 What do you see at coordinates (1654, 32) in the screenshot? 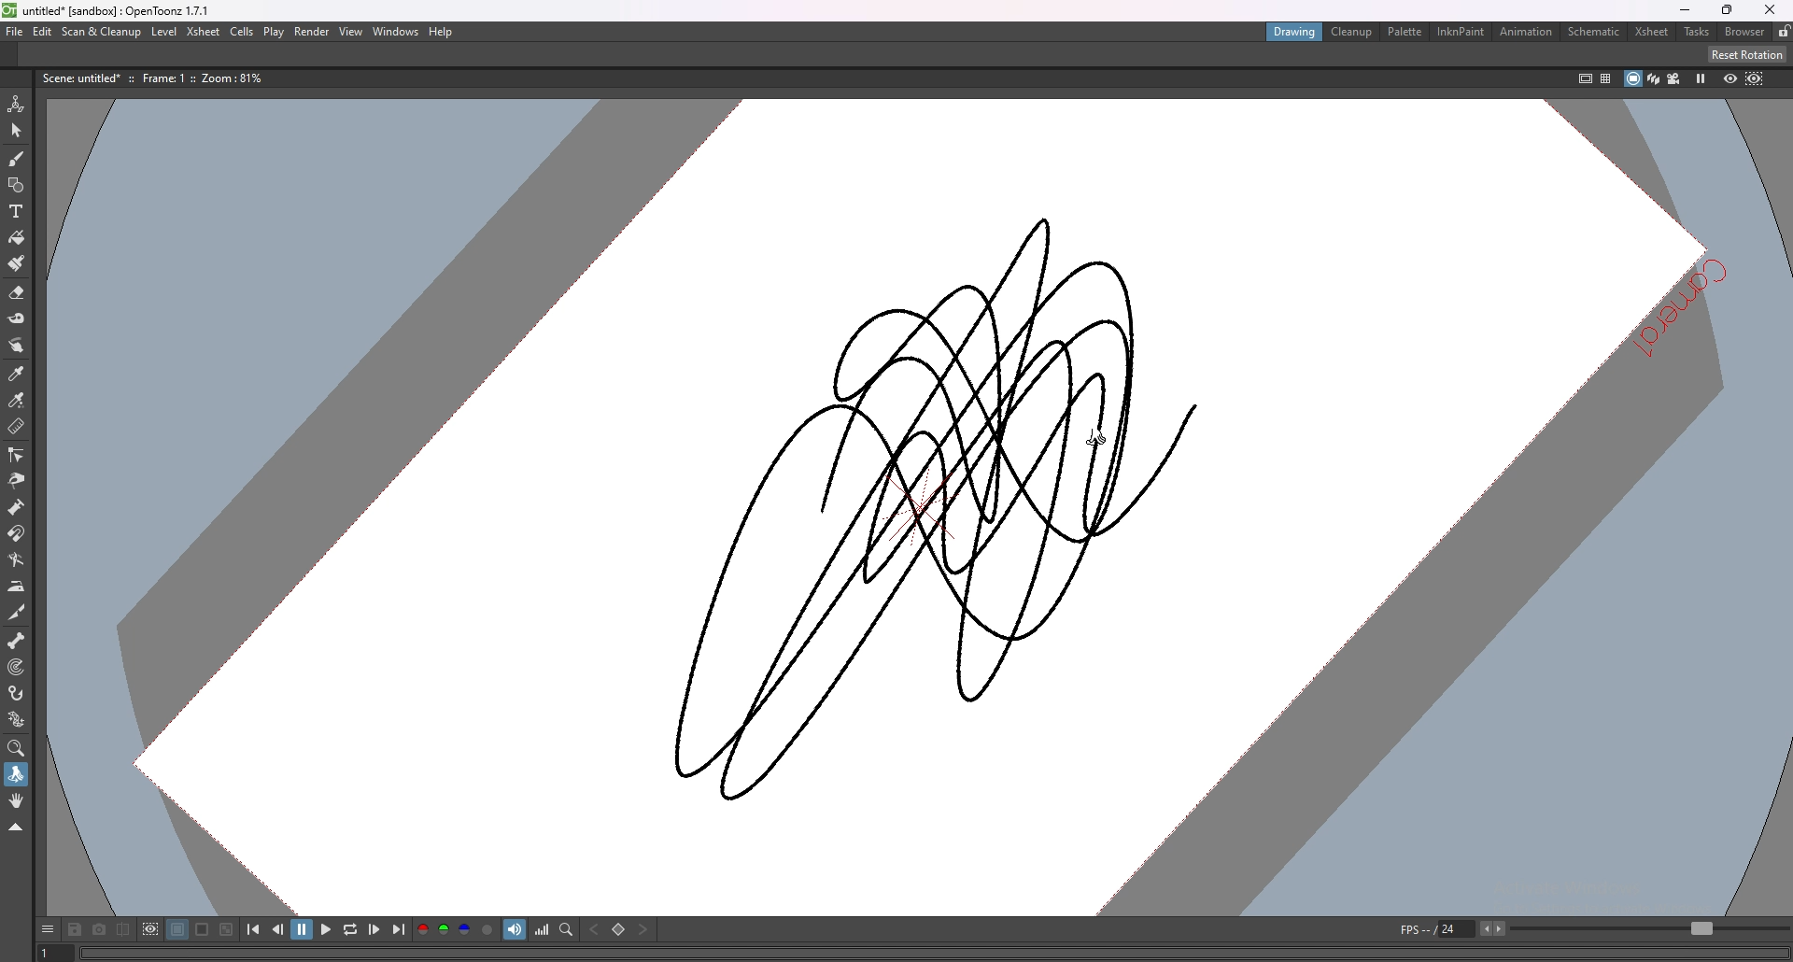
I see `xsheet` at bounding box center [1654, 32].